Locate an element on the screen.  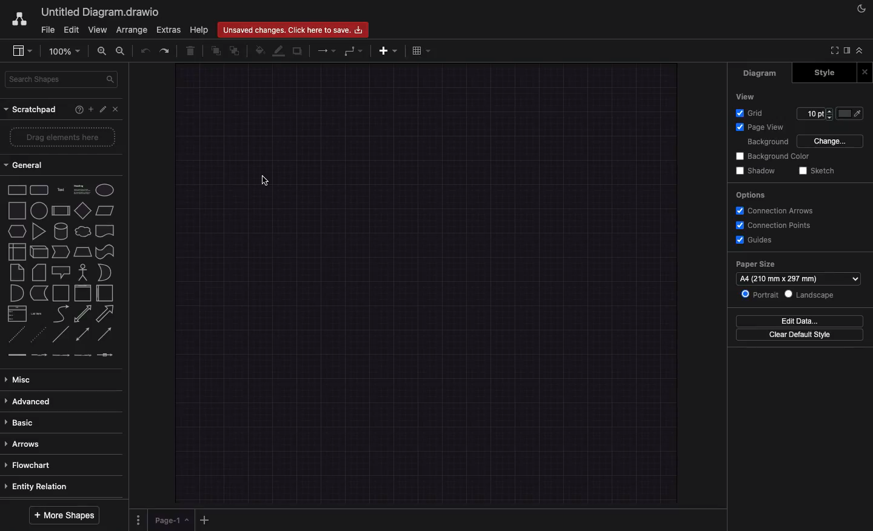
cube is located at coordinates (39, 252).